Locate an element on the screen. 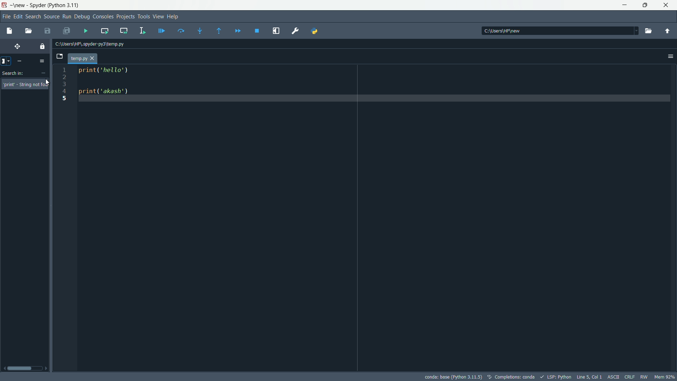 This screenshot has width=677, height=381. step into function is located at coordinates (200, 31).